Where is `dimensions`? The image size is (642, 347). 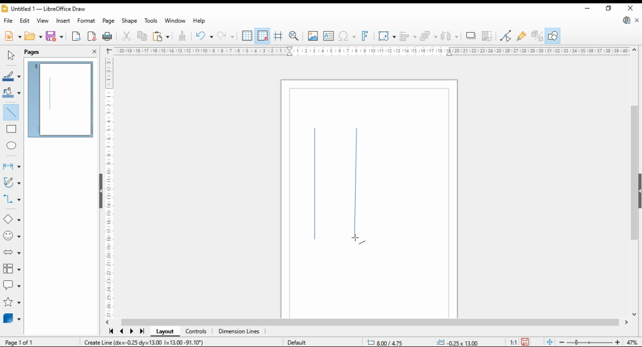 dimensions is located at coordinates (239, 331).